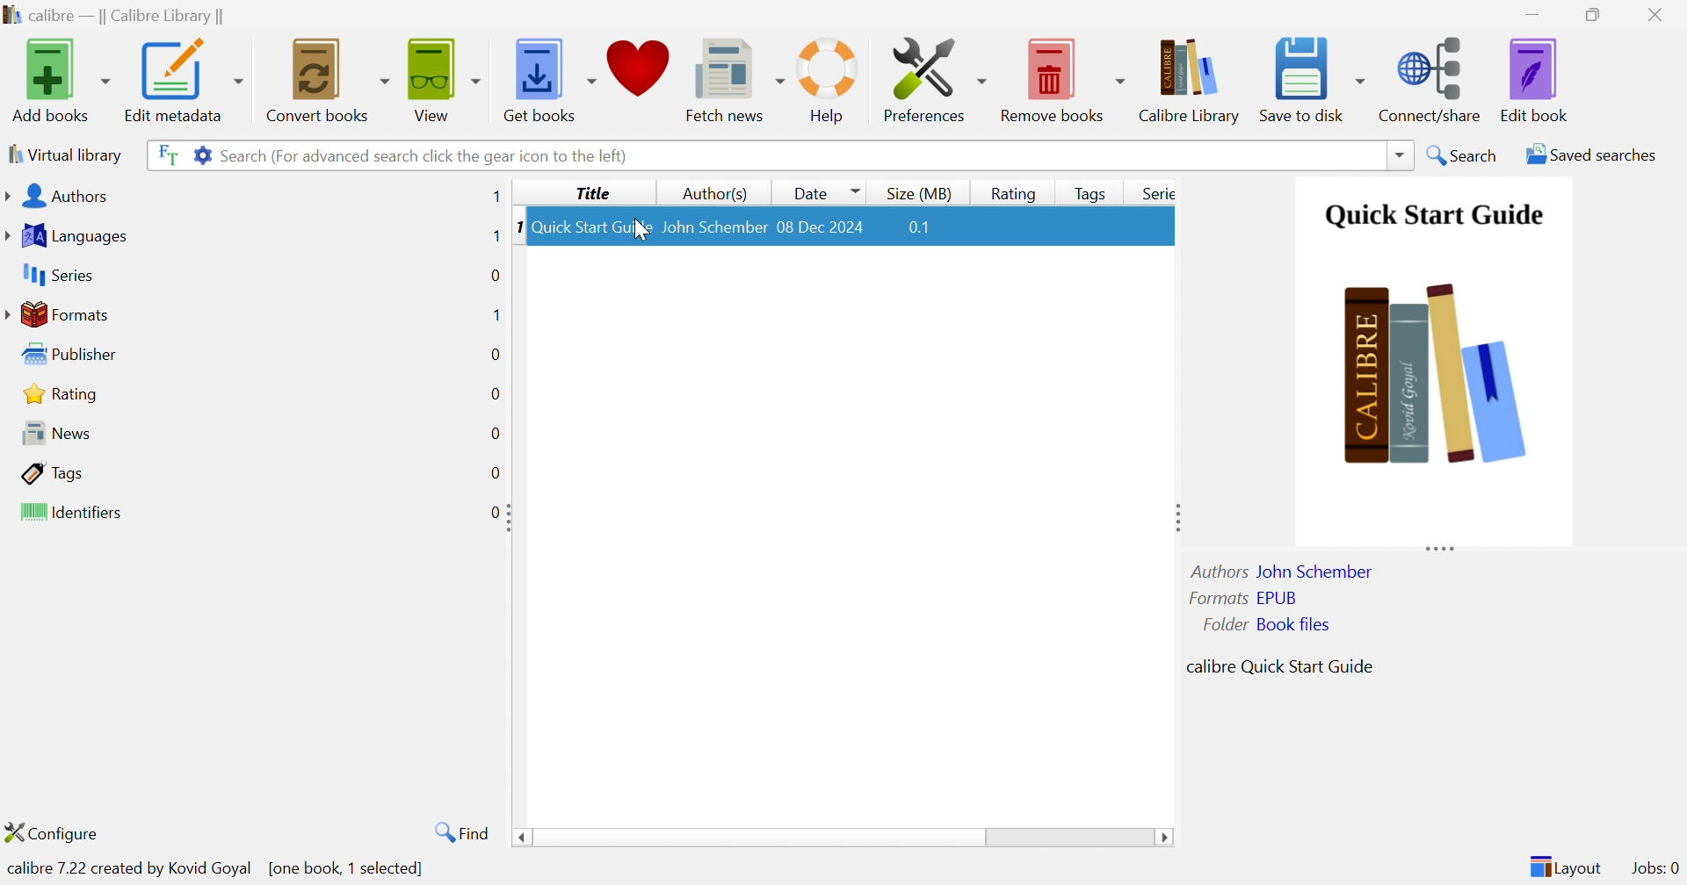 The height and width of the screenshot is (885, 1687). What do you see at coordinates (427, 157) in the screenshot?
I see `Search (For advanced search click the gear icon to the left)` at bounding box center [427, 157].